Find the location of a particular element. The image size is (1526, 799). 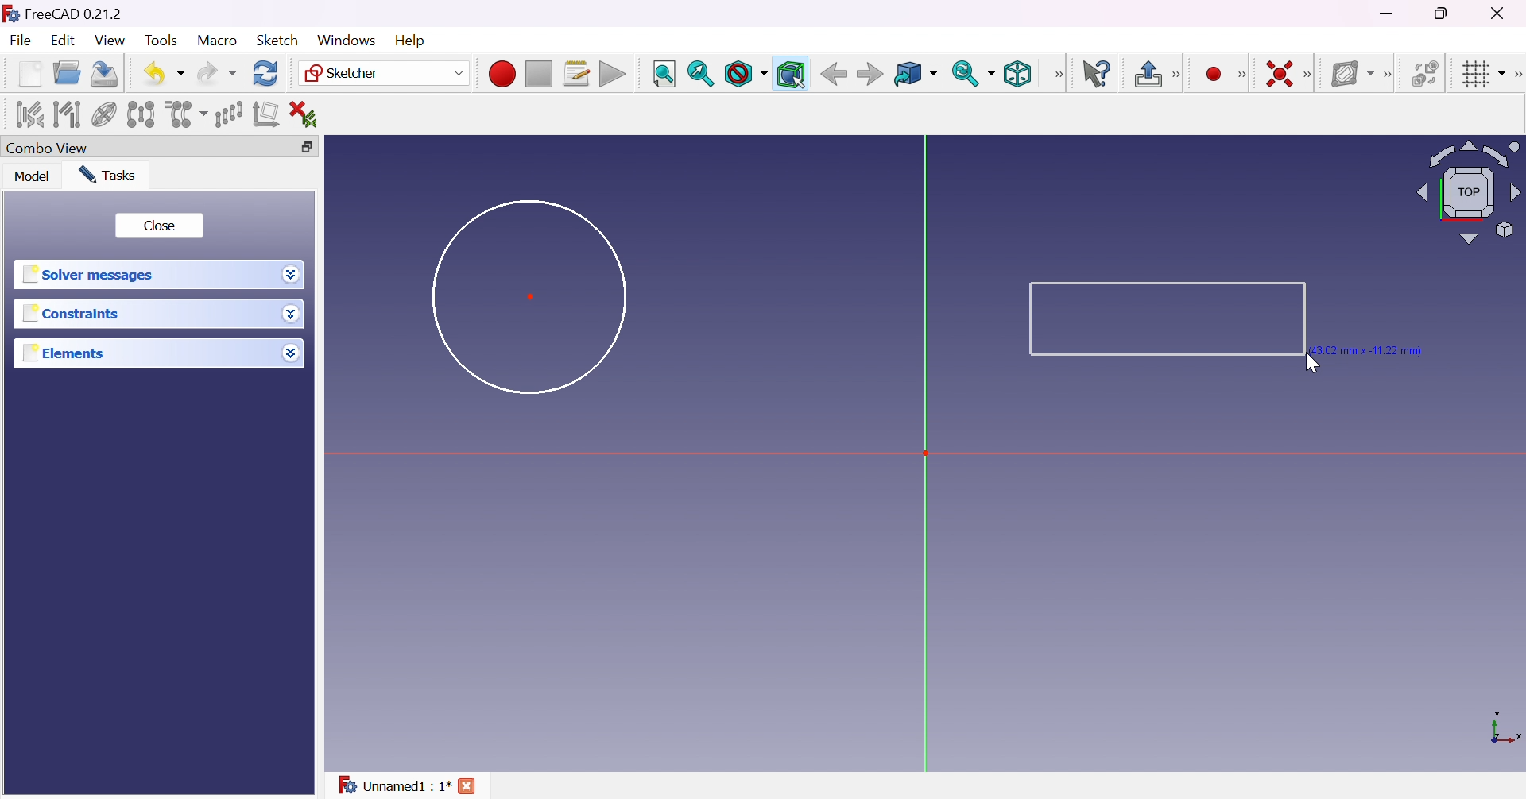

New is located at coordinates (30, 73).